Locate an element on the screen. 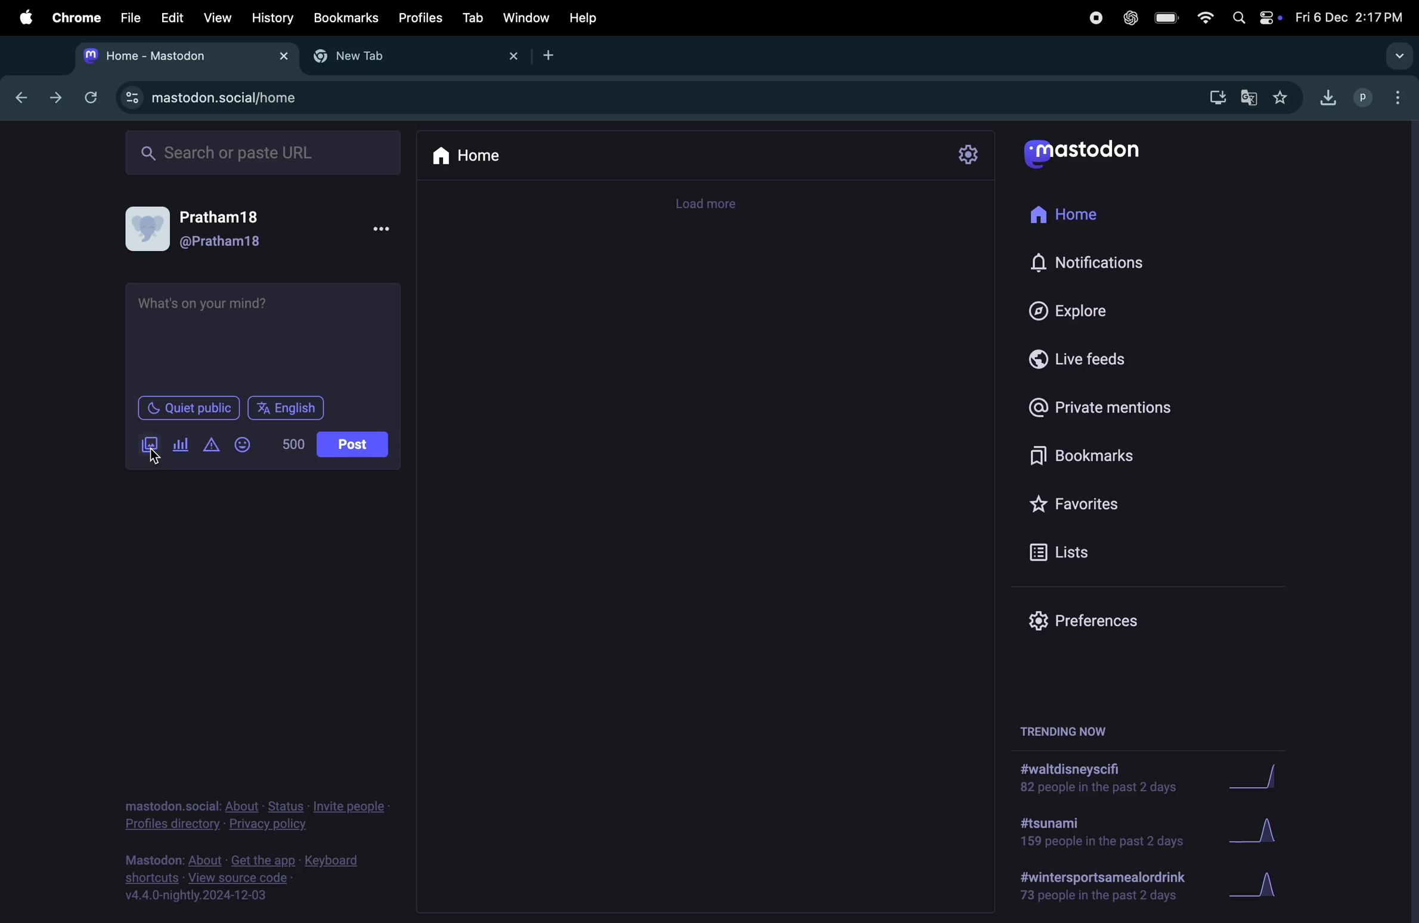  create alert is located at coordinates (210, 448).